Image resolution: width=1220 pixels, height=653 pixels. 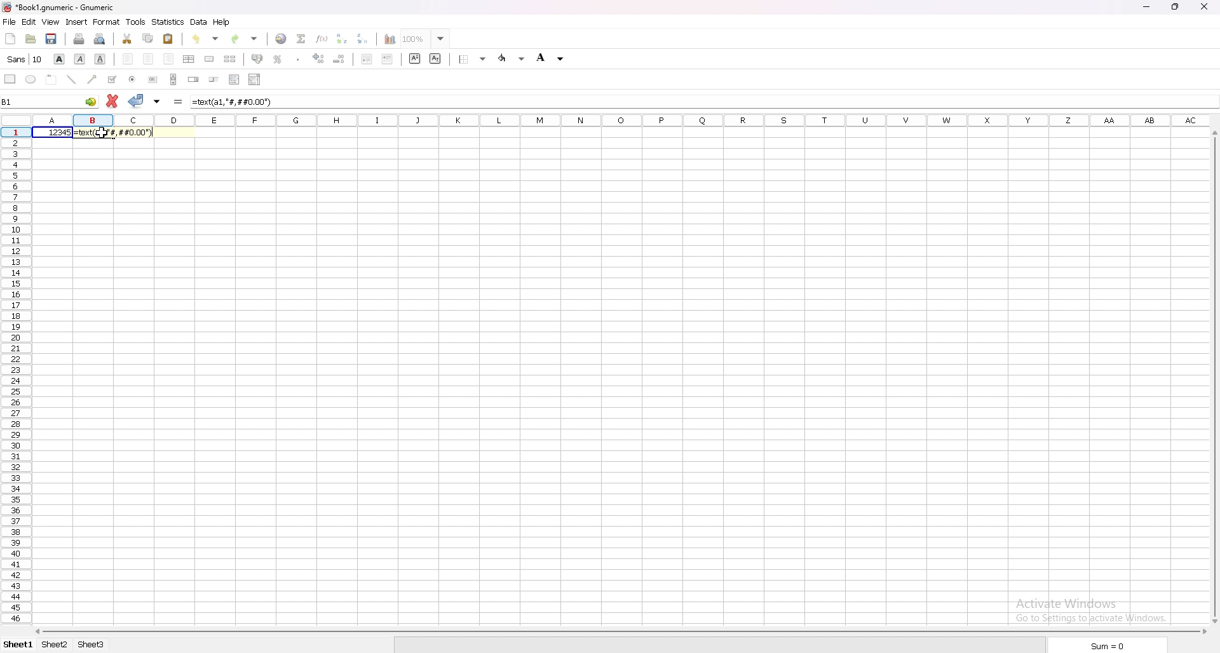 What do you see at coordinates (79, 38) in the screenshot?
I see `print` at bounding box center [79, 38].